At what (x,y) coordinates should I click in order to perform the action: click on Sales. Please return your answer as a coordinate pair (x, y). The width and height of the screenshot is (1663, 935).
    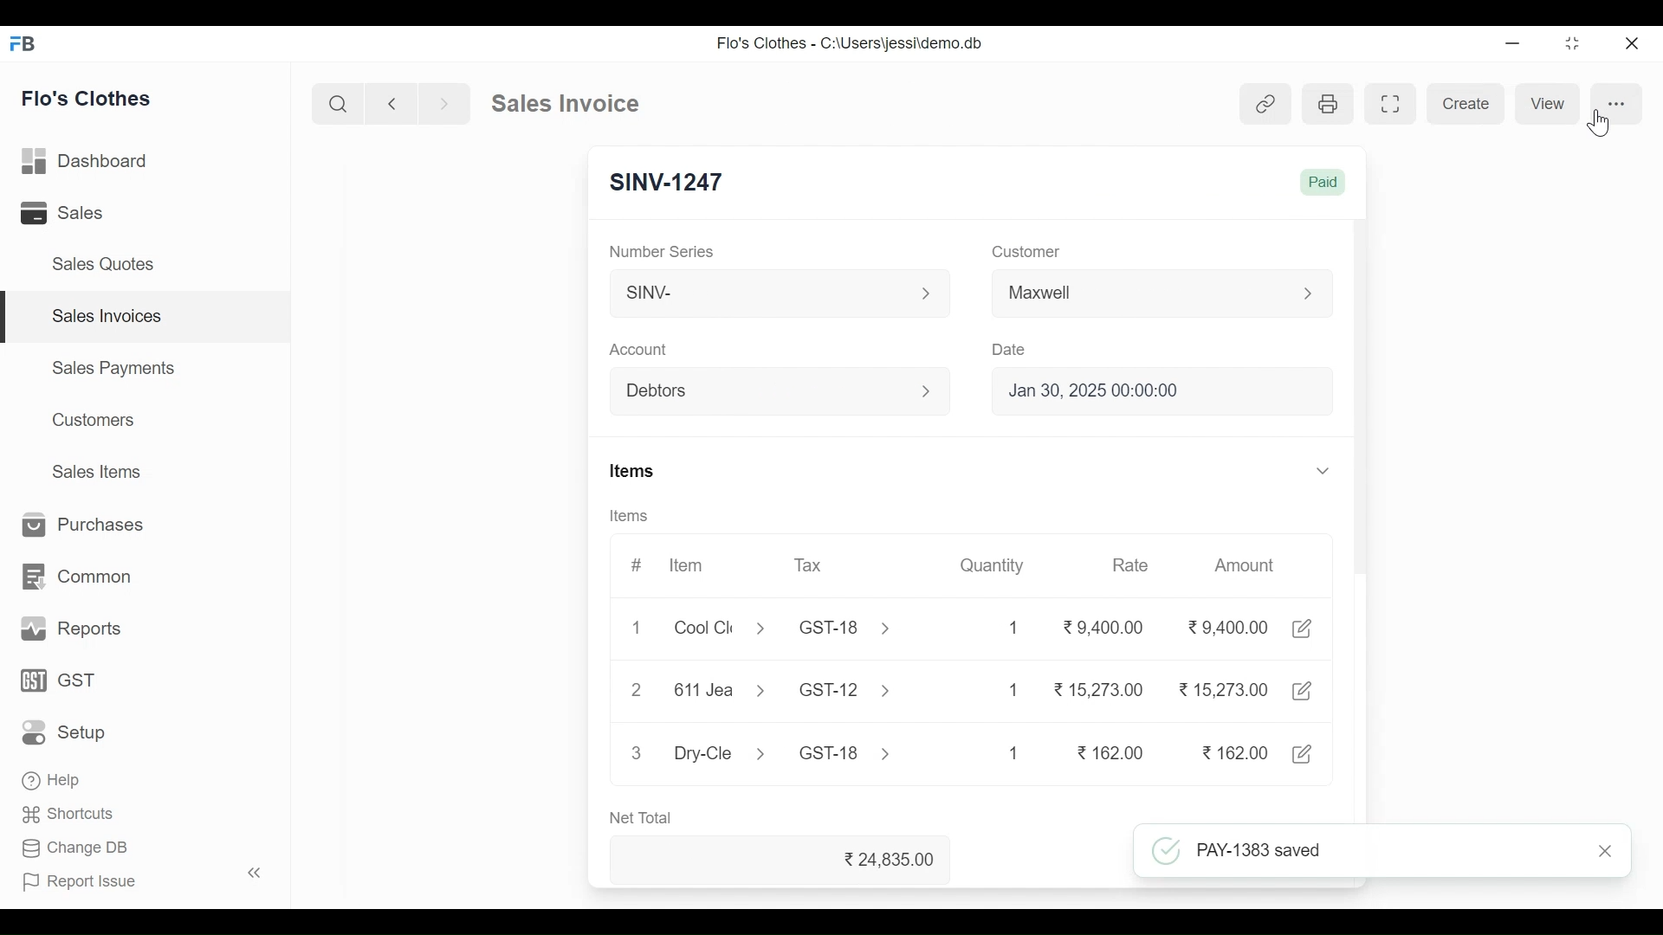
    Looking at the image, I should click on (66, 214).